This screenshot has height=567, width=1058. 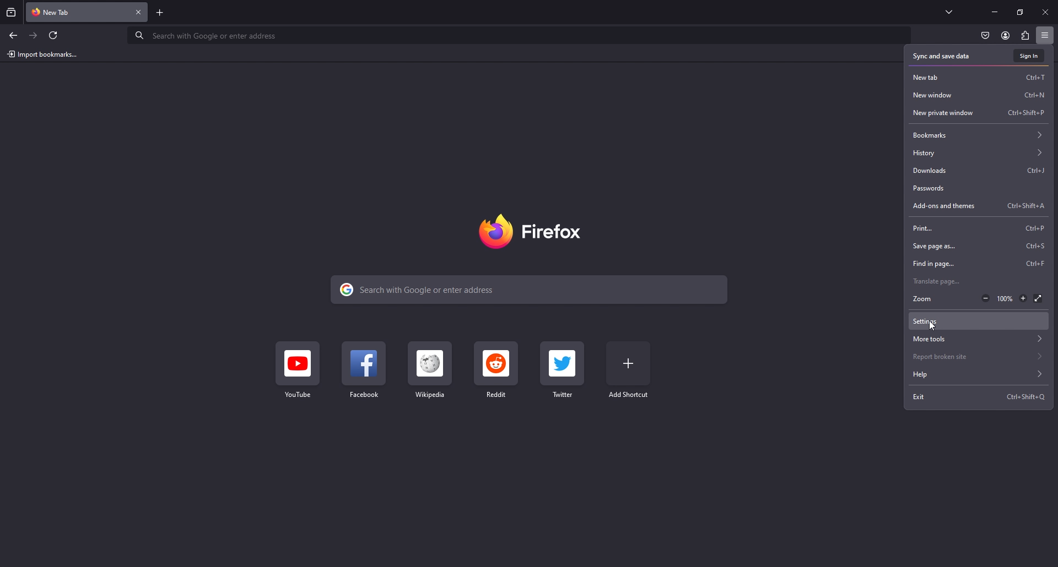 I want to click on translate page, so click(x=980, y=281).